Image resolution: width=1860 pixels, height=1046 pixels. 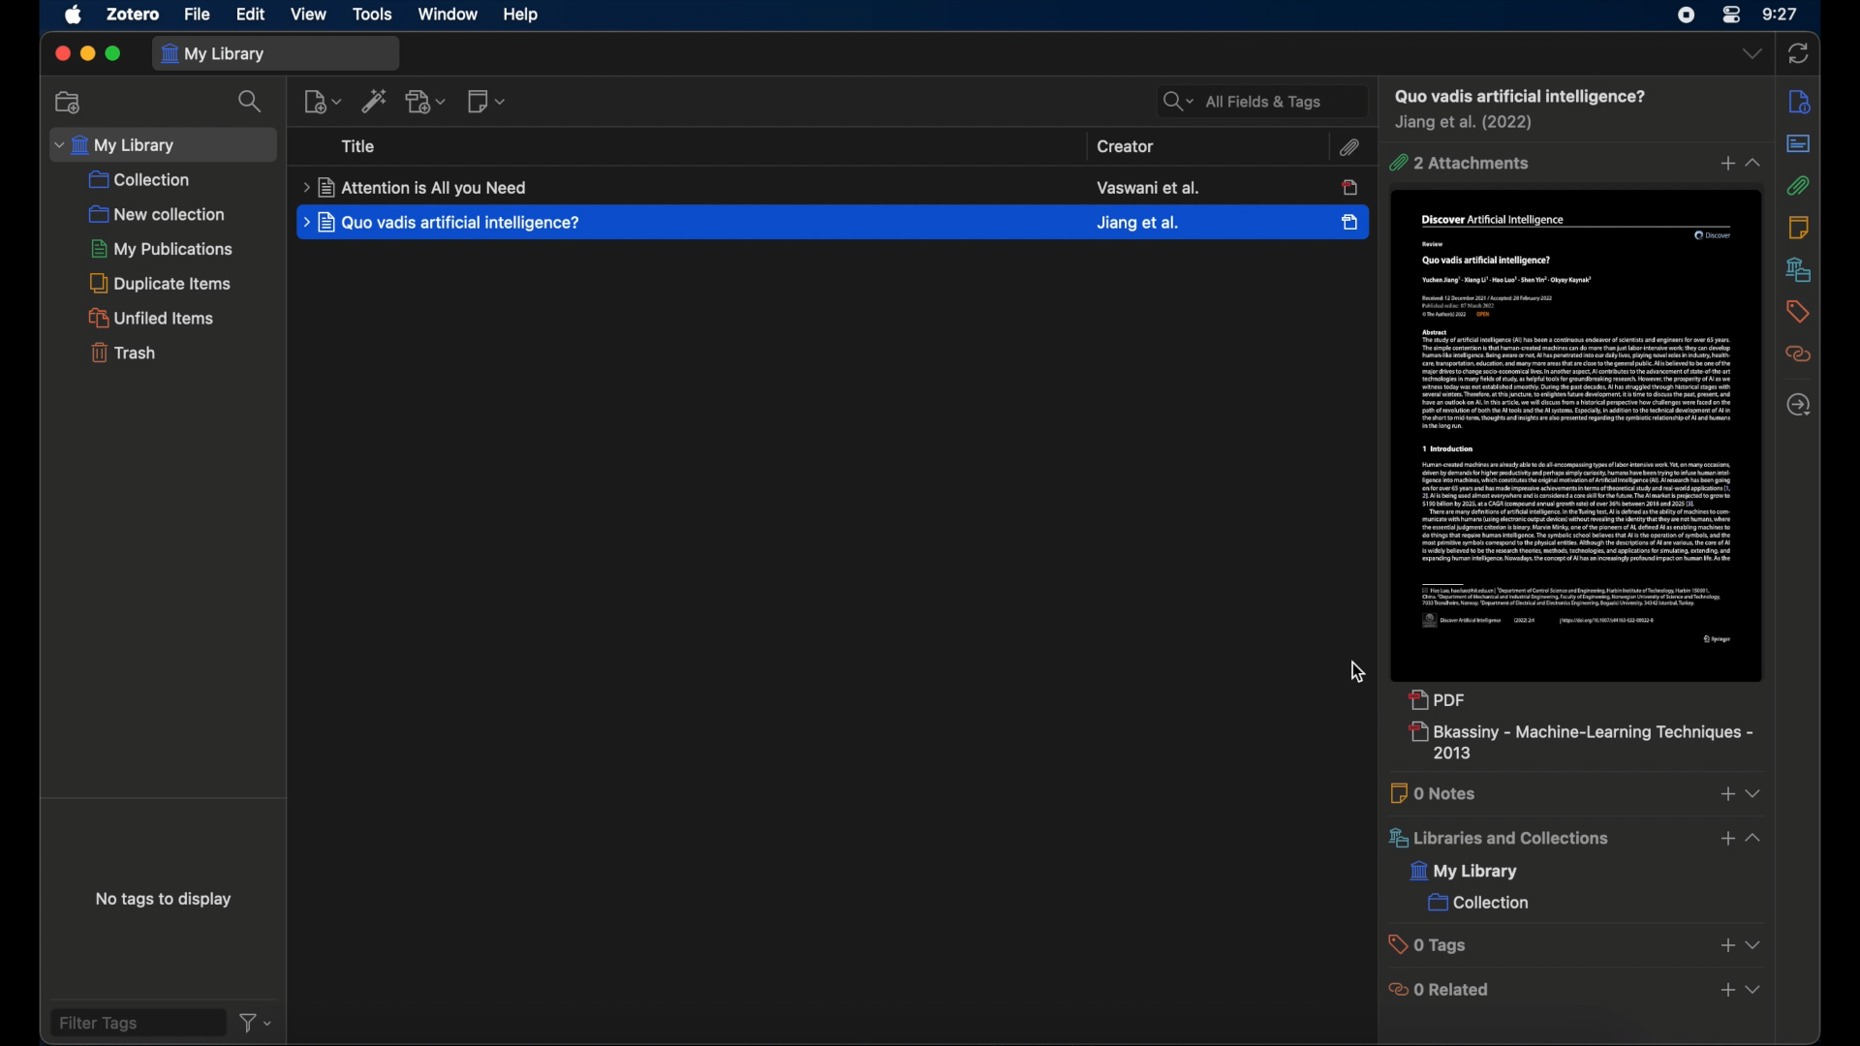 What do you see at coordinates (441, 224) in the screenshot?
I see `item title highlighted` at bounding box center [441, 224].